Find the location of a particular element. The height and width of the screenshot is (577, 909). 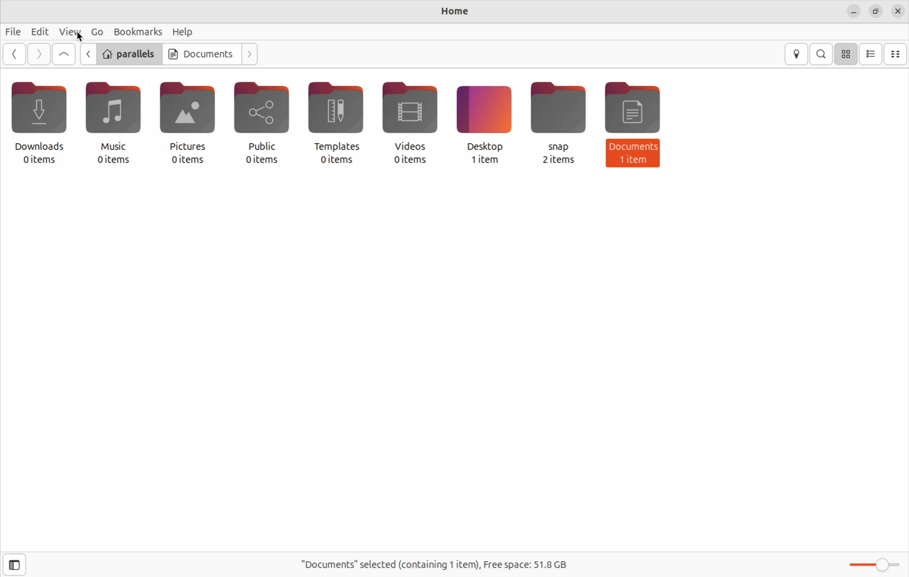

Zoom is located at coordinates (874, 565).